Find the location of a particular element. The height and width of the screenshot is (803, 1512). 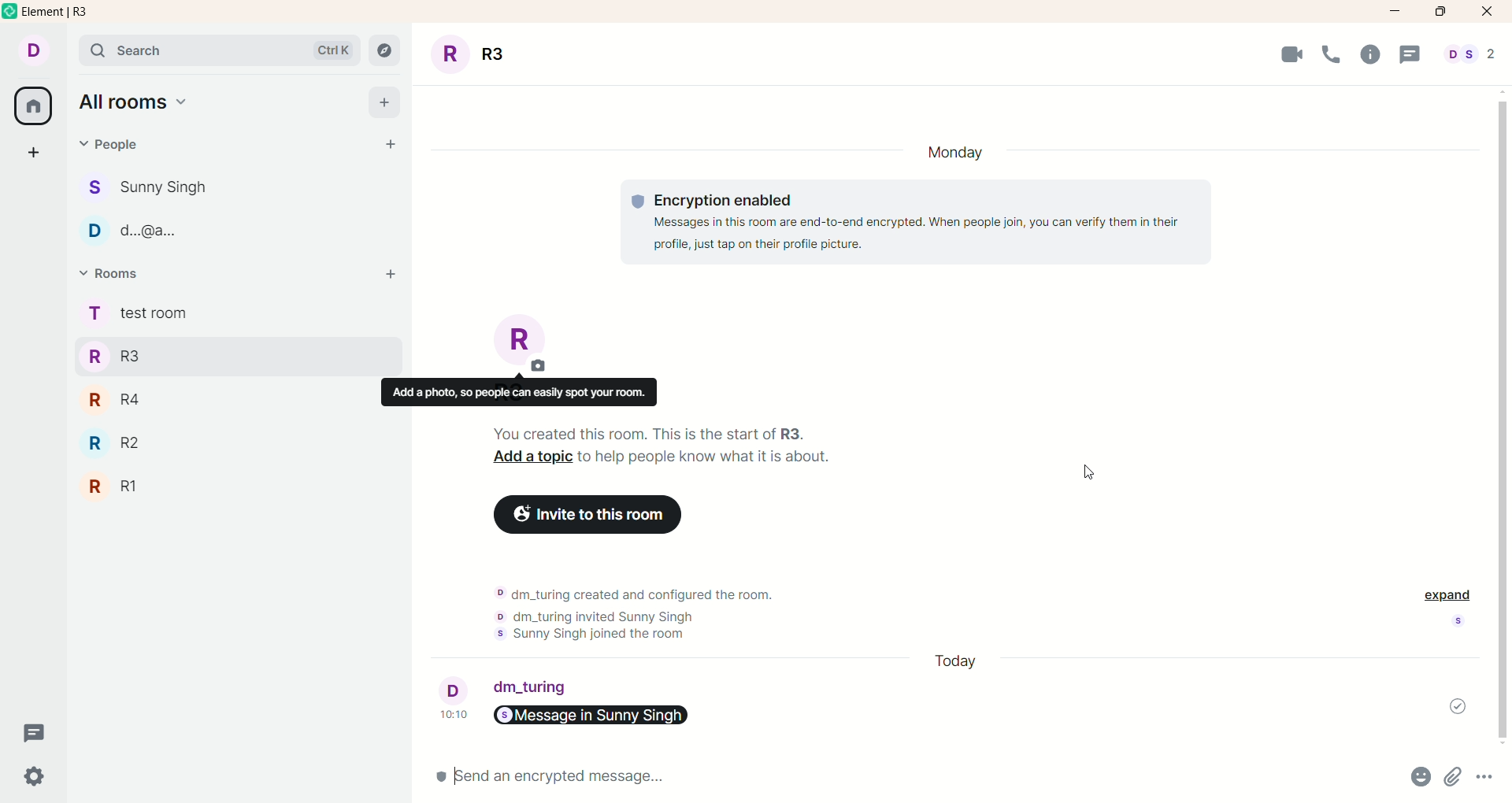

text is located at coordinates (645, 617).